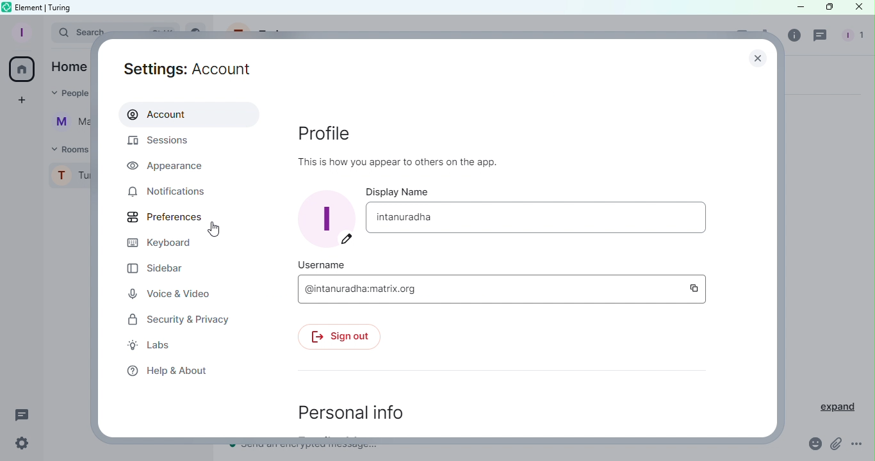 The image size is (875, 461). I want to click on turing, so click(61, 7).